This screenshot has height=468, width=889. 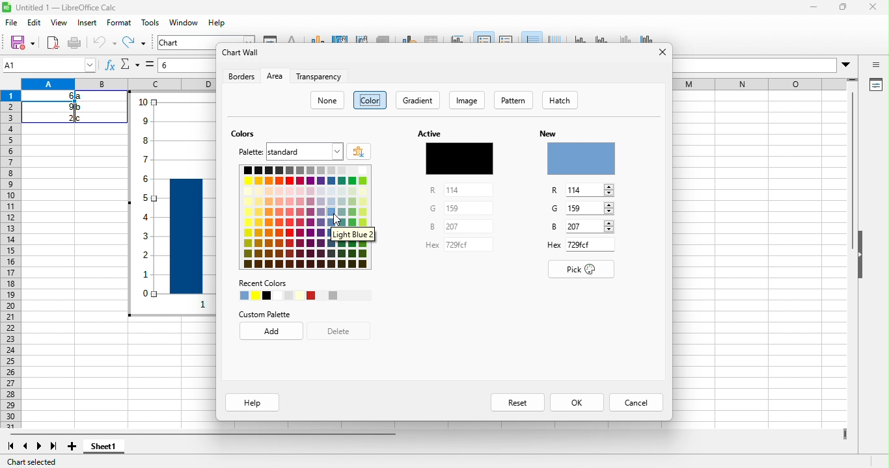 What do you see at coordinates (877, 66) in the screenshot?
I see `sidebar open or close` at bounding box center [877, 66].